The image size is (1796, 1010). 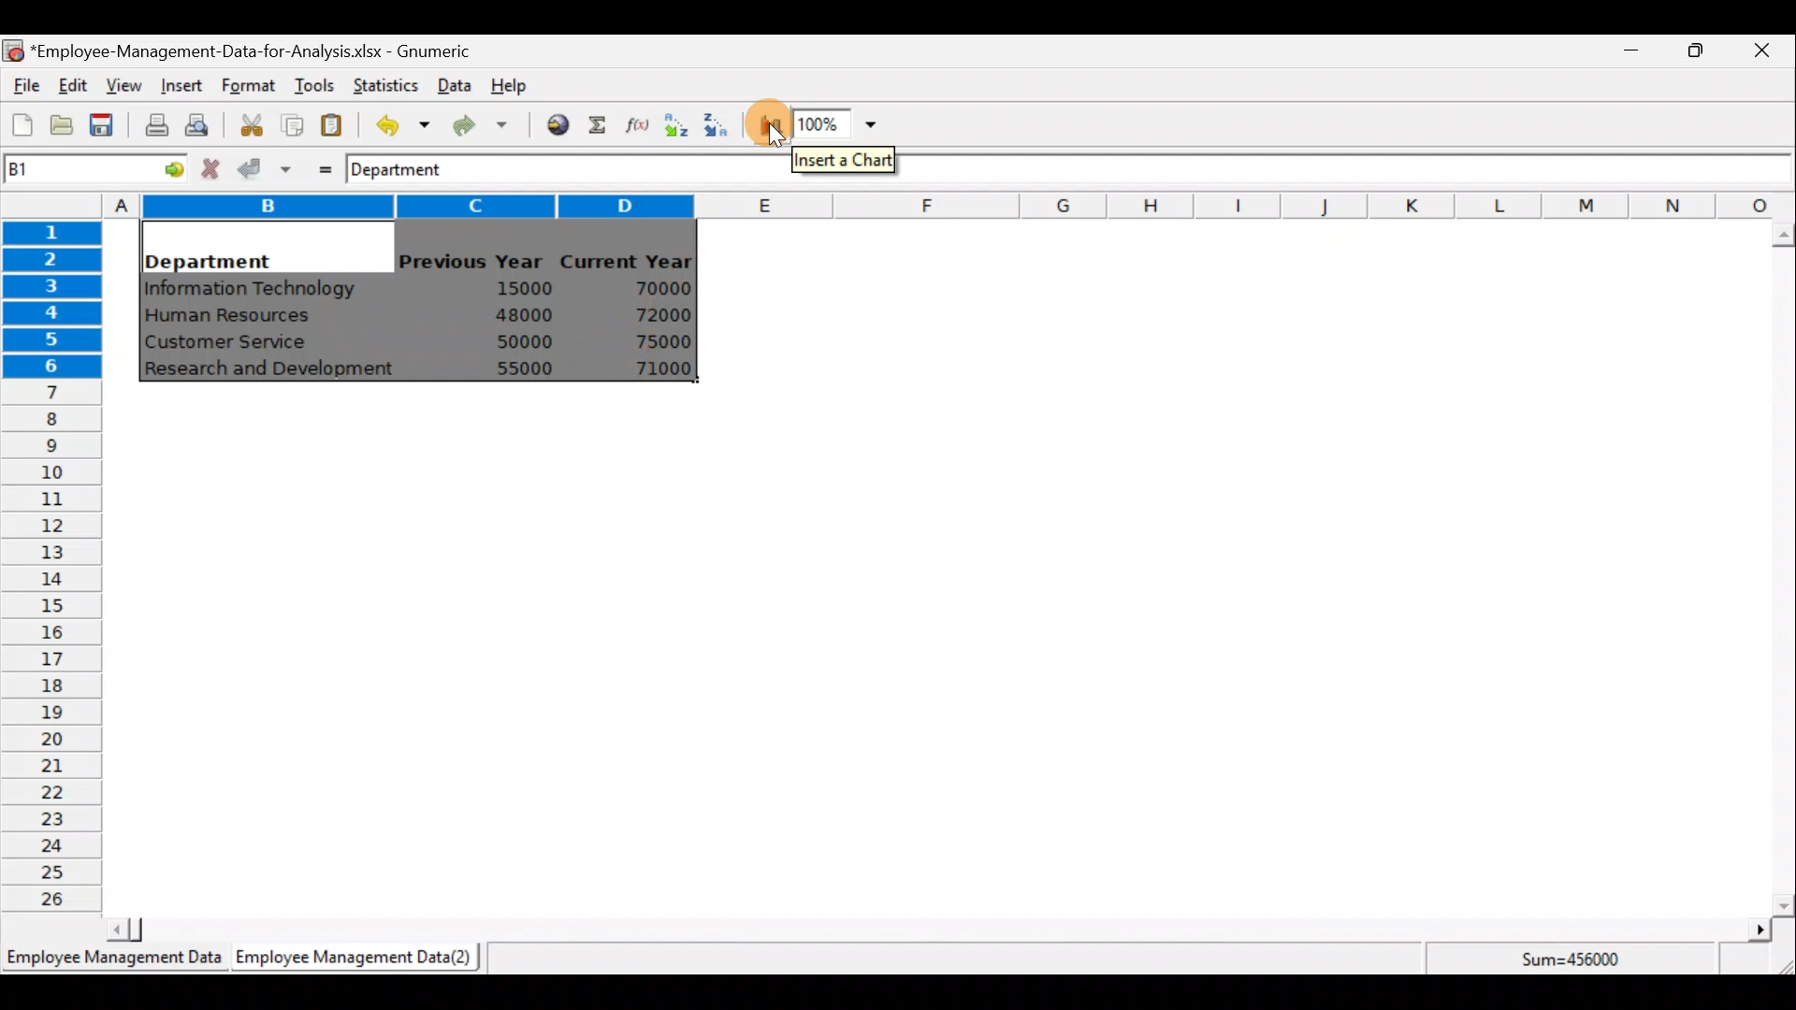 I want to click on Scroll bar, so click(x=935, y=930).